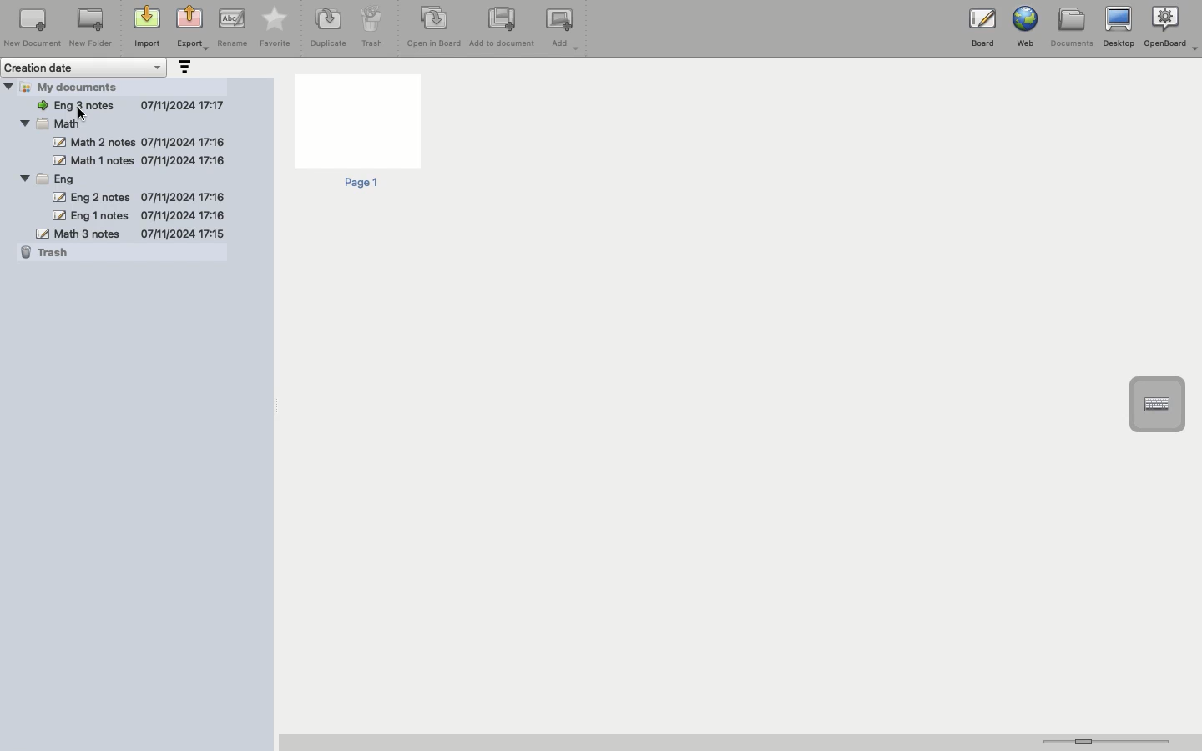 The height and width of the screenshot is (751, 1202). I want to click on Trash, so click(48, 253).